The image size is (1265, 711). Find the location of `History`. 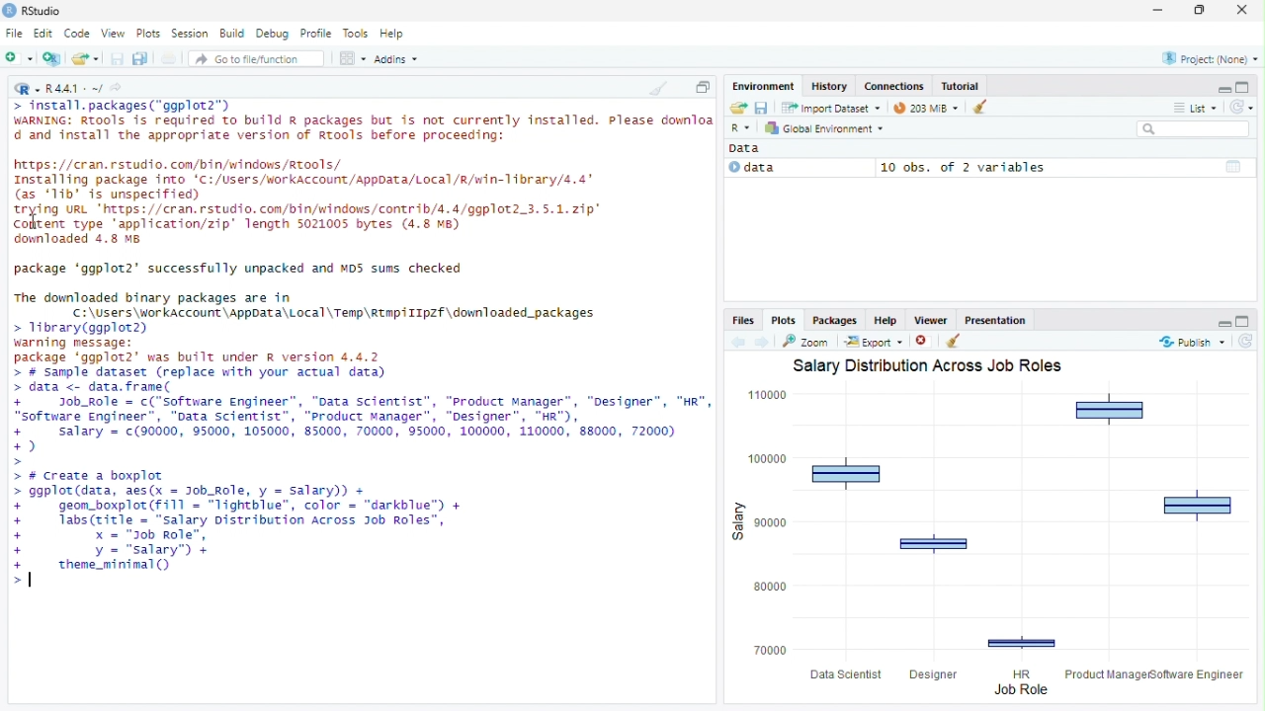

History is located at coordinates (827, 86).